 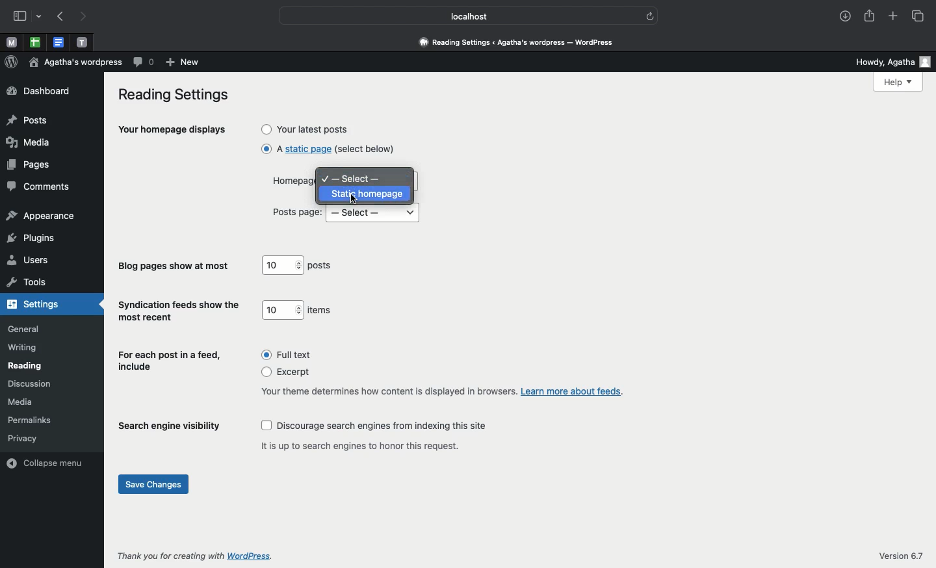 What do you see at coordinates (887, 61) in the screenshot?
I see `Howdy user` at bounding box center [887, 61].